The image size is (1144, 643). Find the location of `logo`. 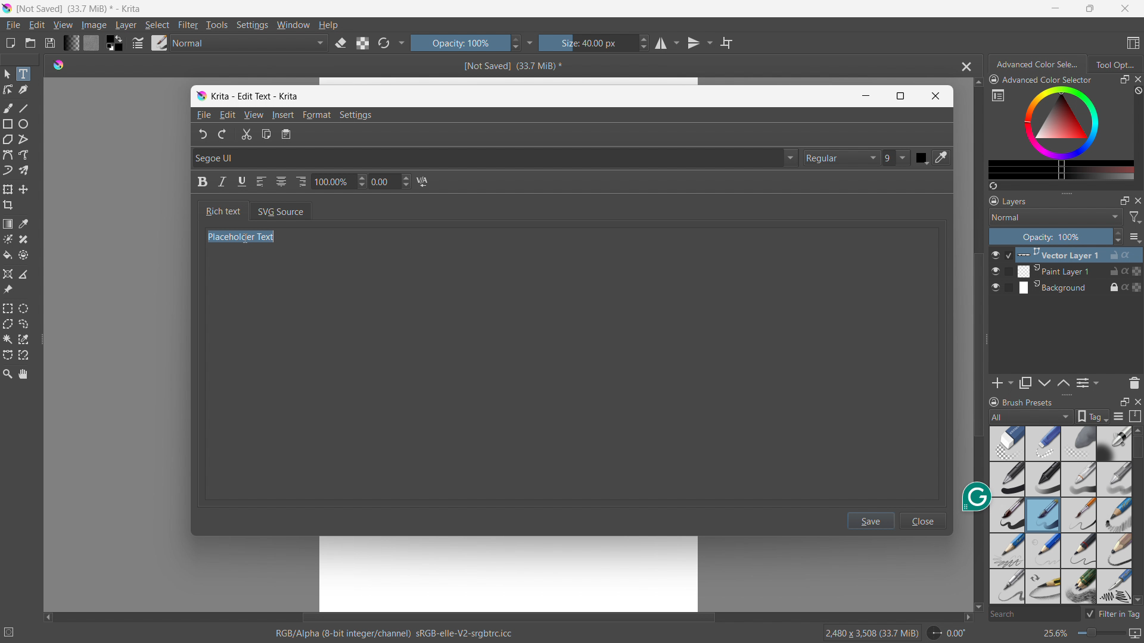

logo is located at coordinates (58, 64).